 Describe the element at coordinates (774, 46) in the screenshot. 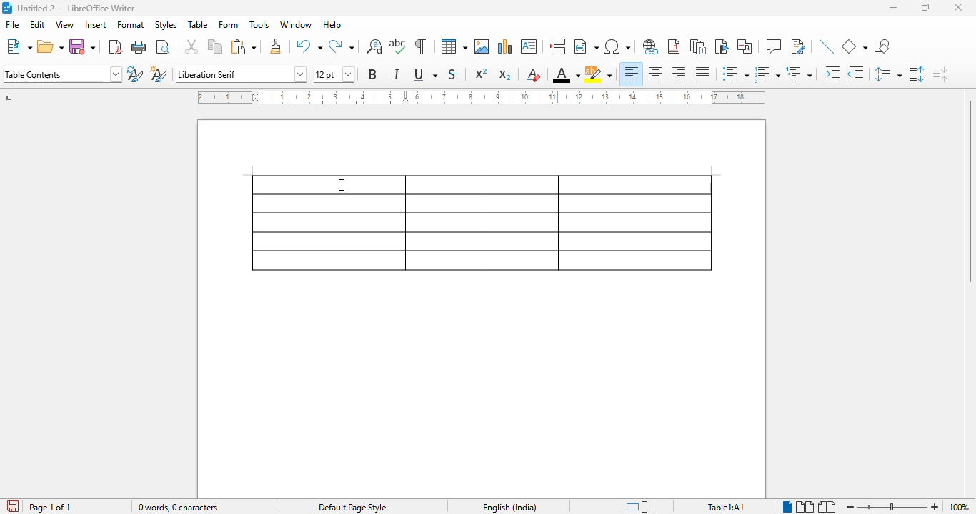

I see `insert comment` at that location.